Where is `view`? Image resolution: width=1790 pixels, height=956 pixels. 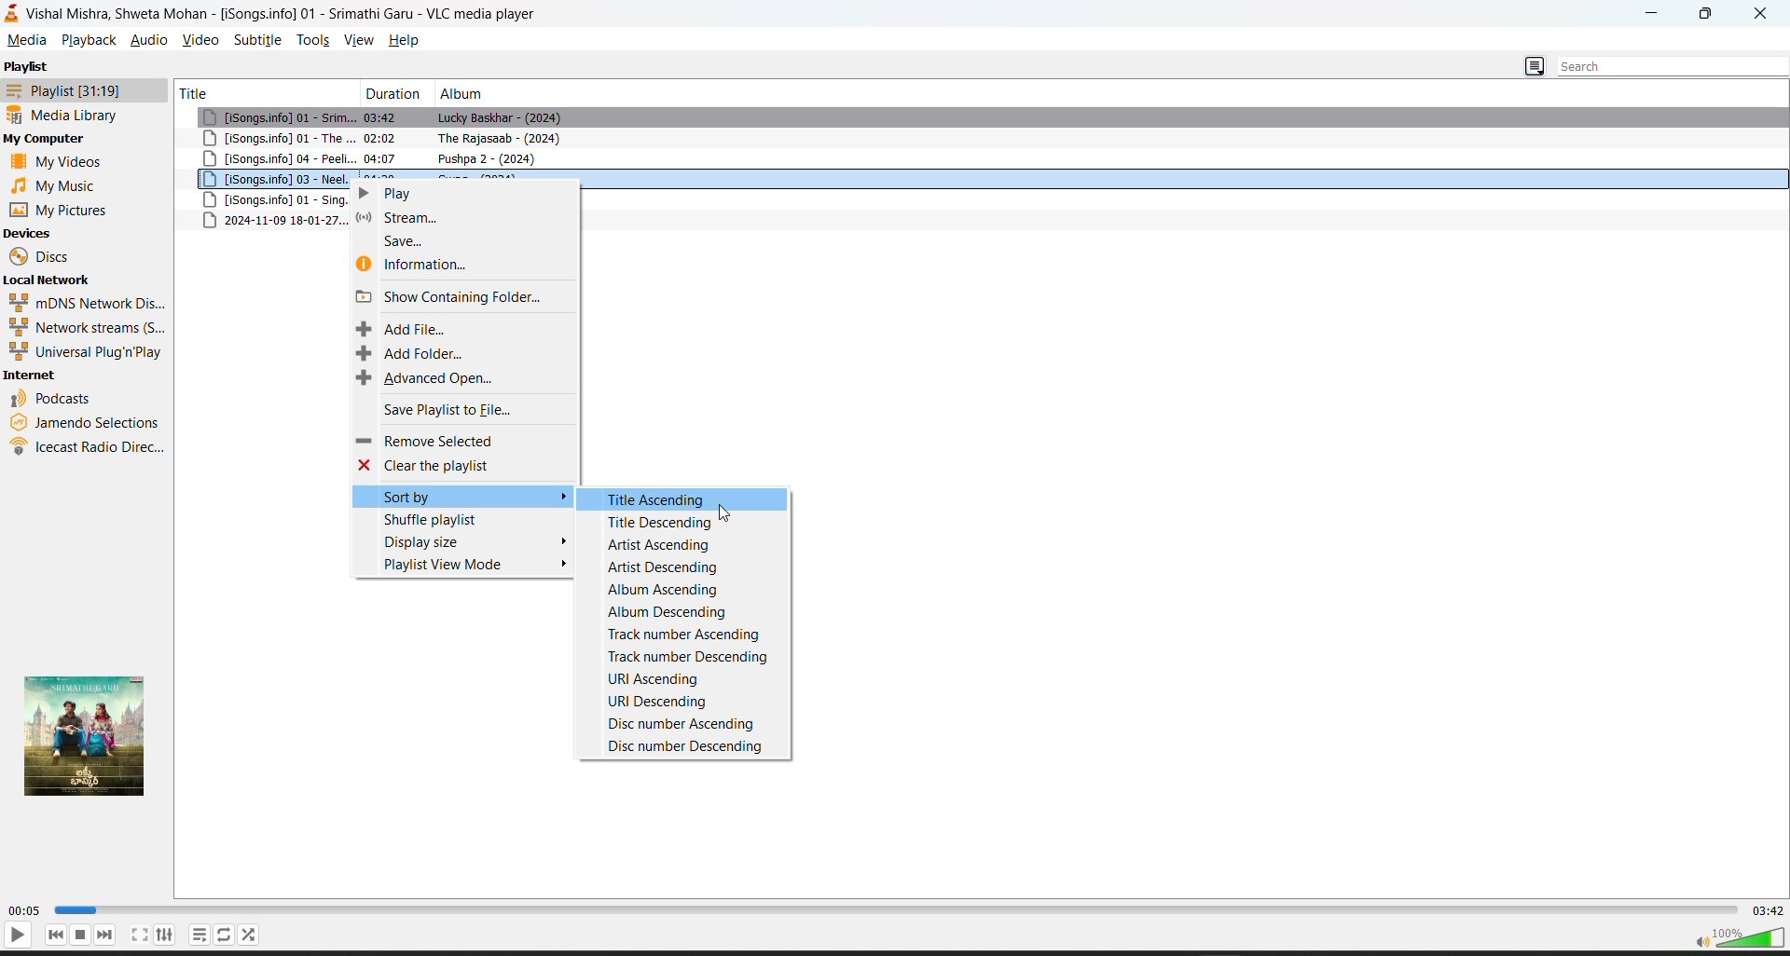
view is located at coordinates (355, 40).